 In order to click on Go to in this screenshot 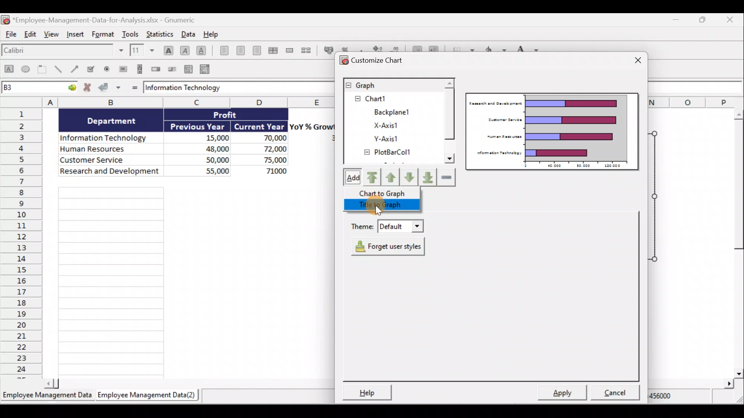, I will do `click(71, 89)`.